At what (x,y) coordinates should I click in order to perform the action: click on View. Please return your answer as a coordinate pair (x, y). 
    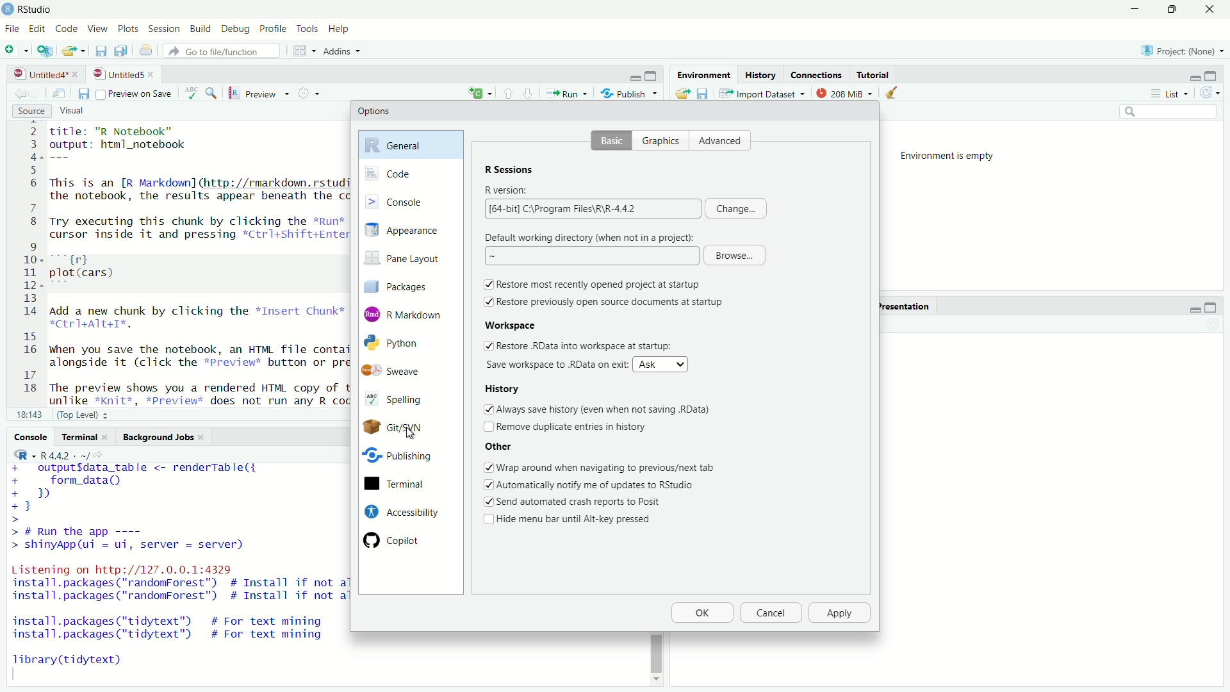
    Looking at the image, I should click on (96, 29).